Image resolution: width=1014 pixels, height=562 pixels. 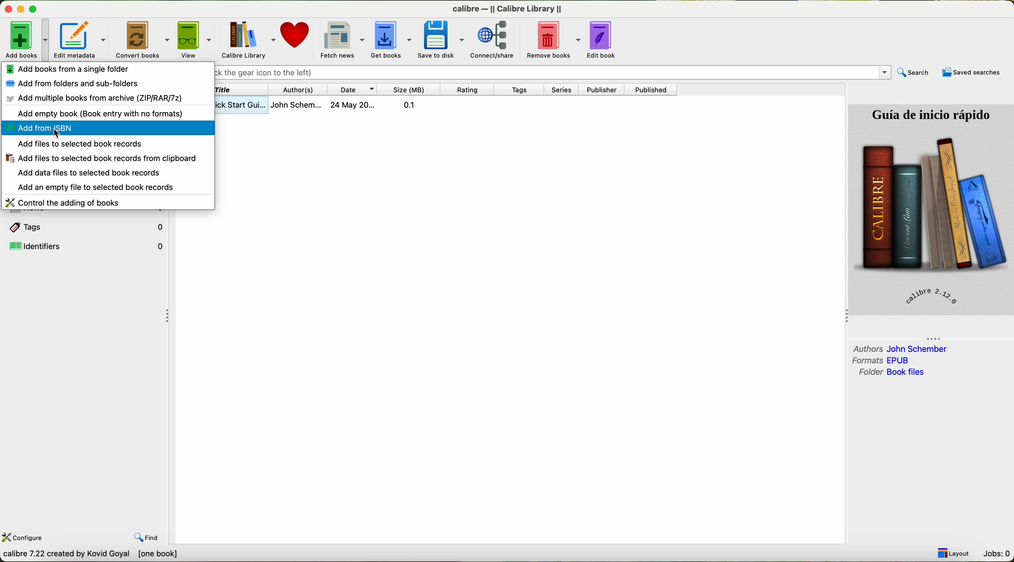 I want to click on connect/share, so click(x=492, y=41).